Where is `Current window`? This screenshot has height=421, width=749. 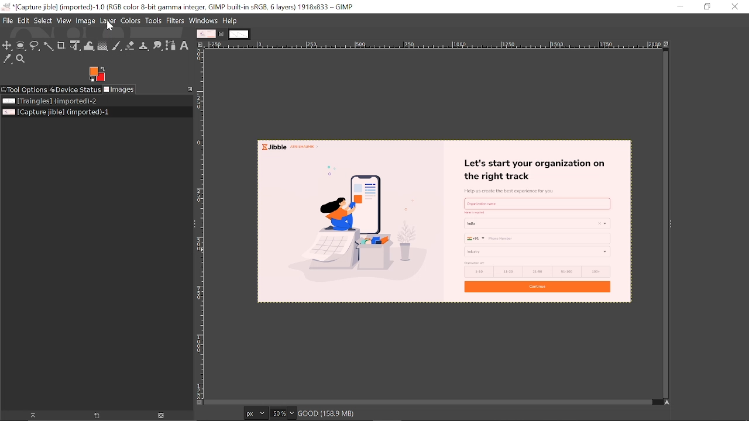 Current window is located at coordinates (185, 11).